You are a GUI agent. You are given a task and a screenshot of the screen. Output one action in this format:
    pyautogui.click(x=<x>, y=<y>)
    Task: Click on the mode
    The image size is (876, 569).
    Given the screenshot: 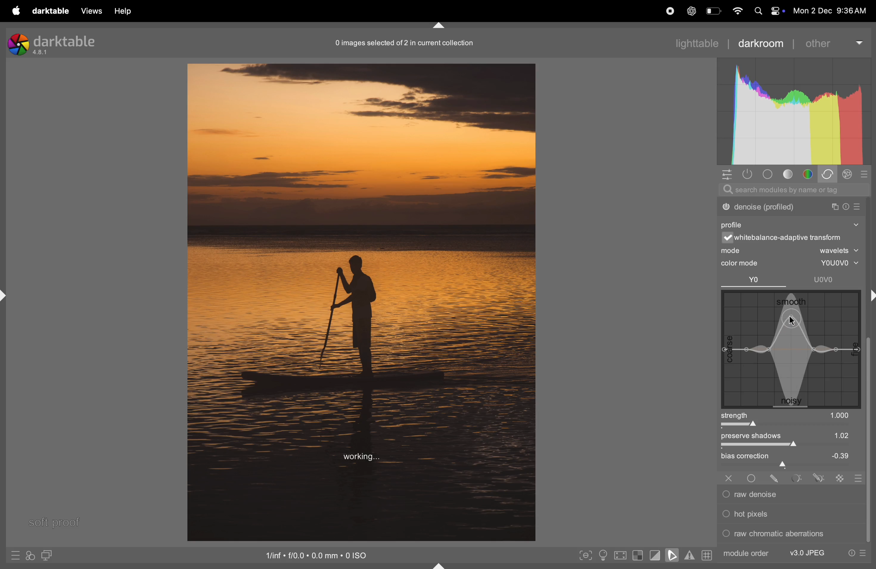 What is the action you would take?
    pyautogui.click(x=791, y=251)
    